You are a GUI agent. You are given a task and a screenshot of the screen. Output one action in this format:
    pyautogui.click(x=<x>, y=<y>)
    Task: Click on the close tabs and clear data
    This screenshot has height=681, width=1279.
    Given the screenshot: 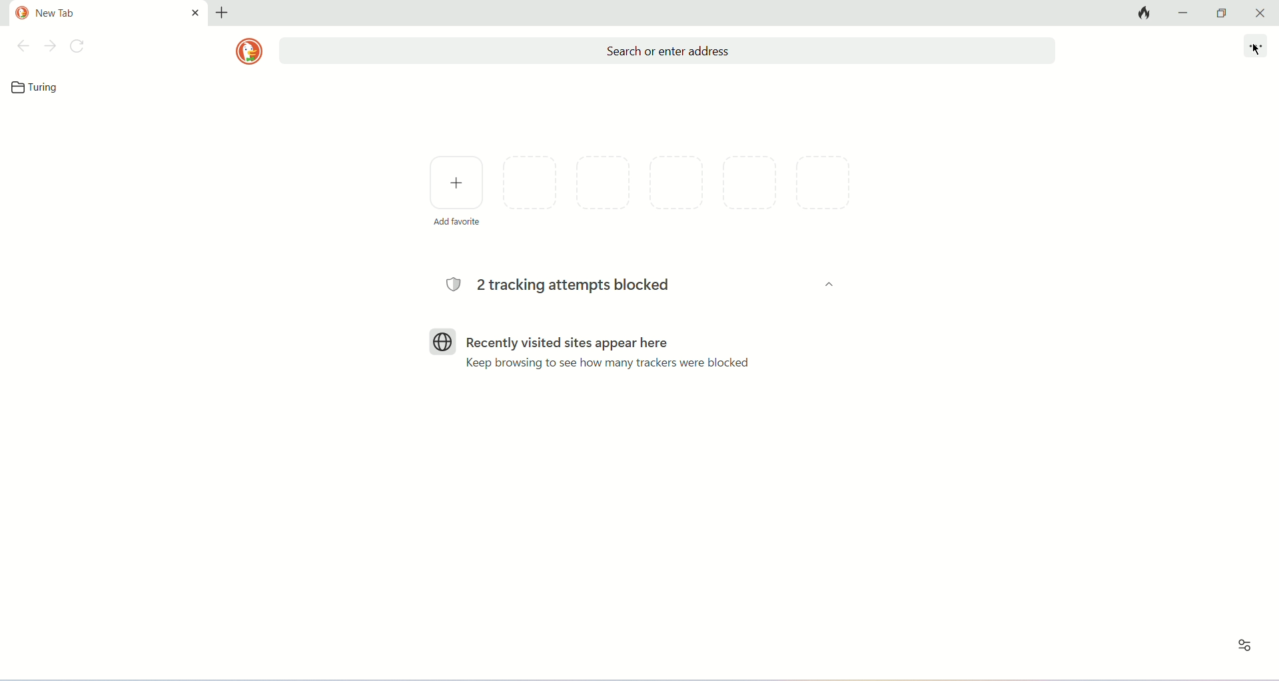 What is the action you would take?
    pyautogui.click(x=1140, y=13)
    